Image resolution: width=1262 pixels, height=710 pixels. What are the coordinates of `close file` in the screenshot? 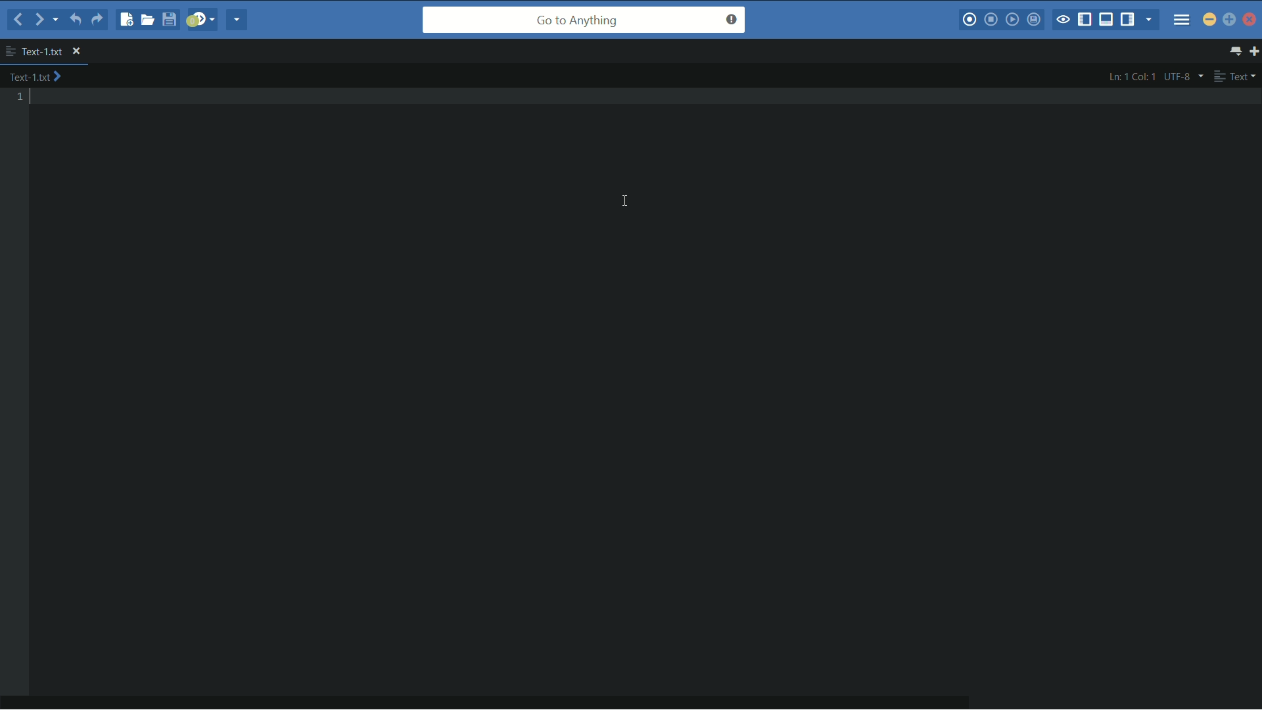 It's located at (76, 52).